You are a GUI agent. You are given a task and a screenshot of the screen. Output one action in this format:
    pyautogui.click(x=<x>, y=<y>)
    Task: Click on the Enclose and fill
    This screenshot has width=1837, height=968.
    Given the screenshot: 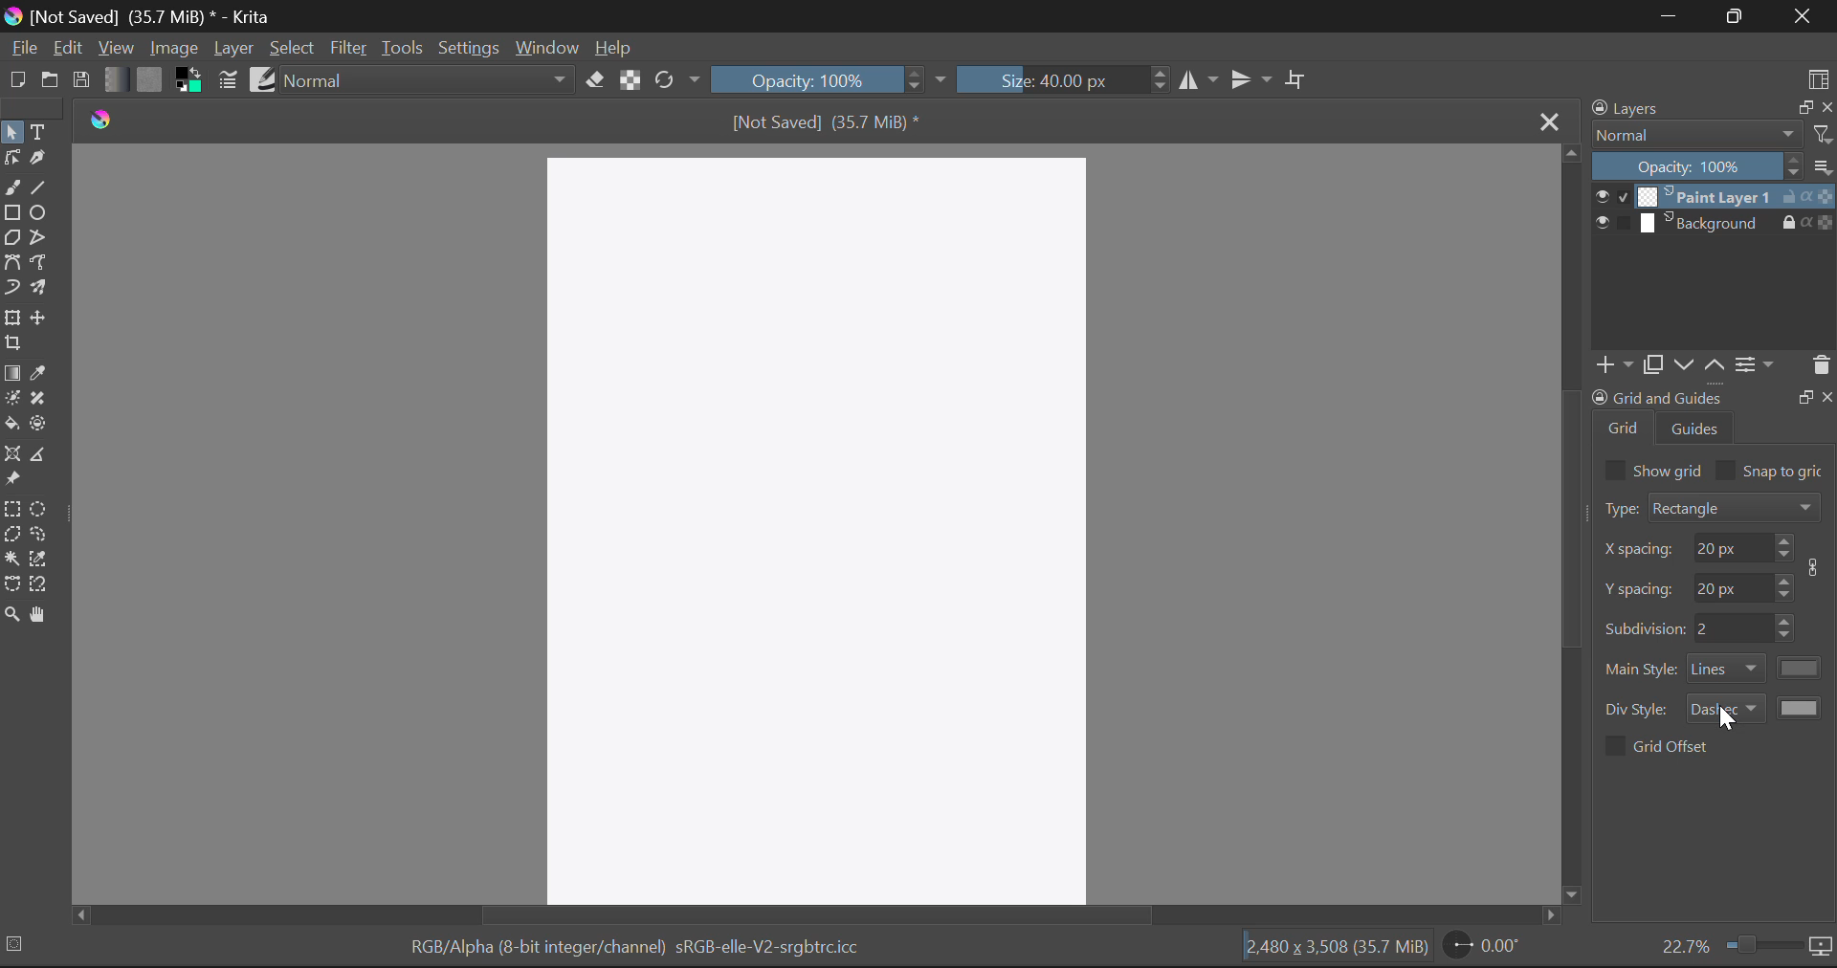 What is the action you would take?
    pyautogui.click(x=41, y=425)
    